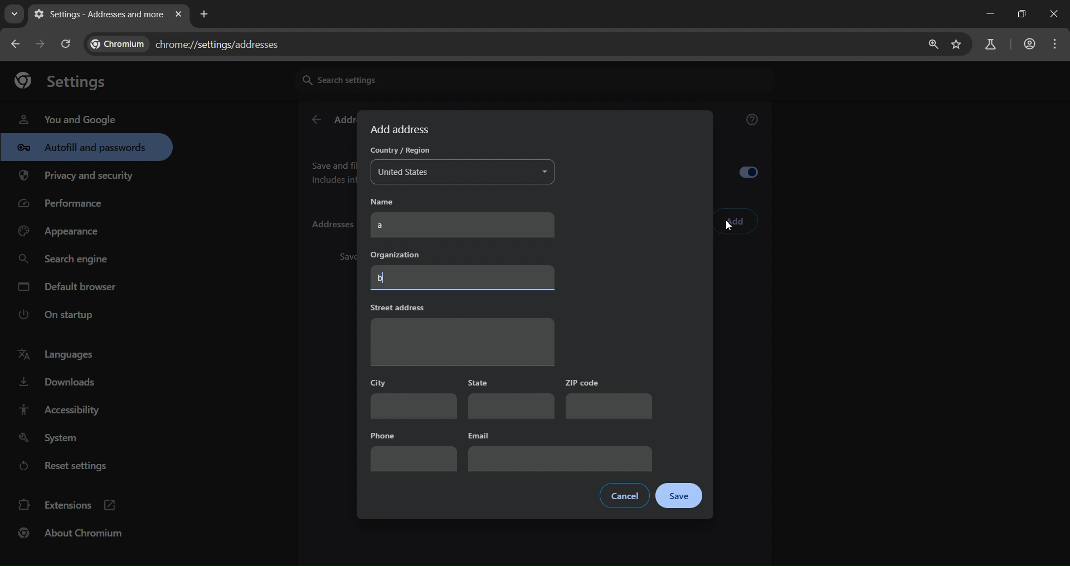 The image size is (1070, 566). I want to click on close, so click(1056, 15).